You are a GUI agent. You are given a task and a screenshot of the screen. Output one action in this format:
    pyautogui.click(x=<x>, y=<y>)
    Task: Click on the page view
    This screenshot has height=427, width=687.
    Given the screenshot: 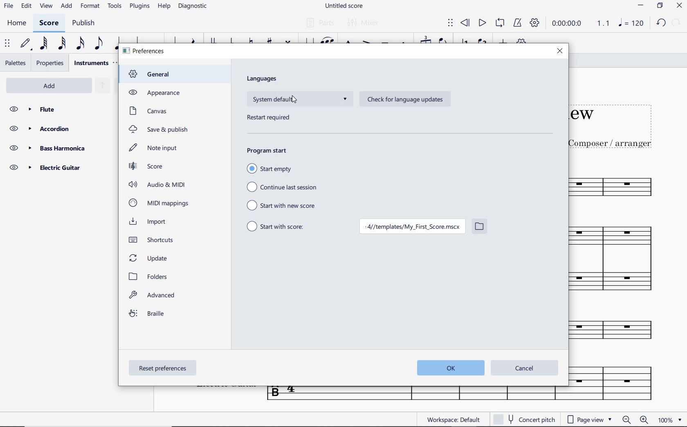 What is the action you would take?
    pyautogui.click(x=589, y=419)
    